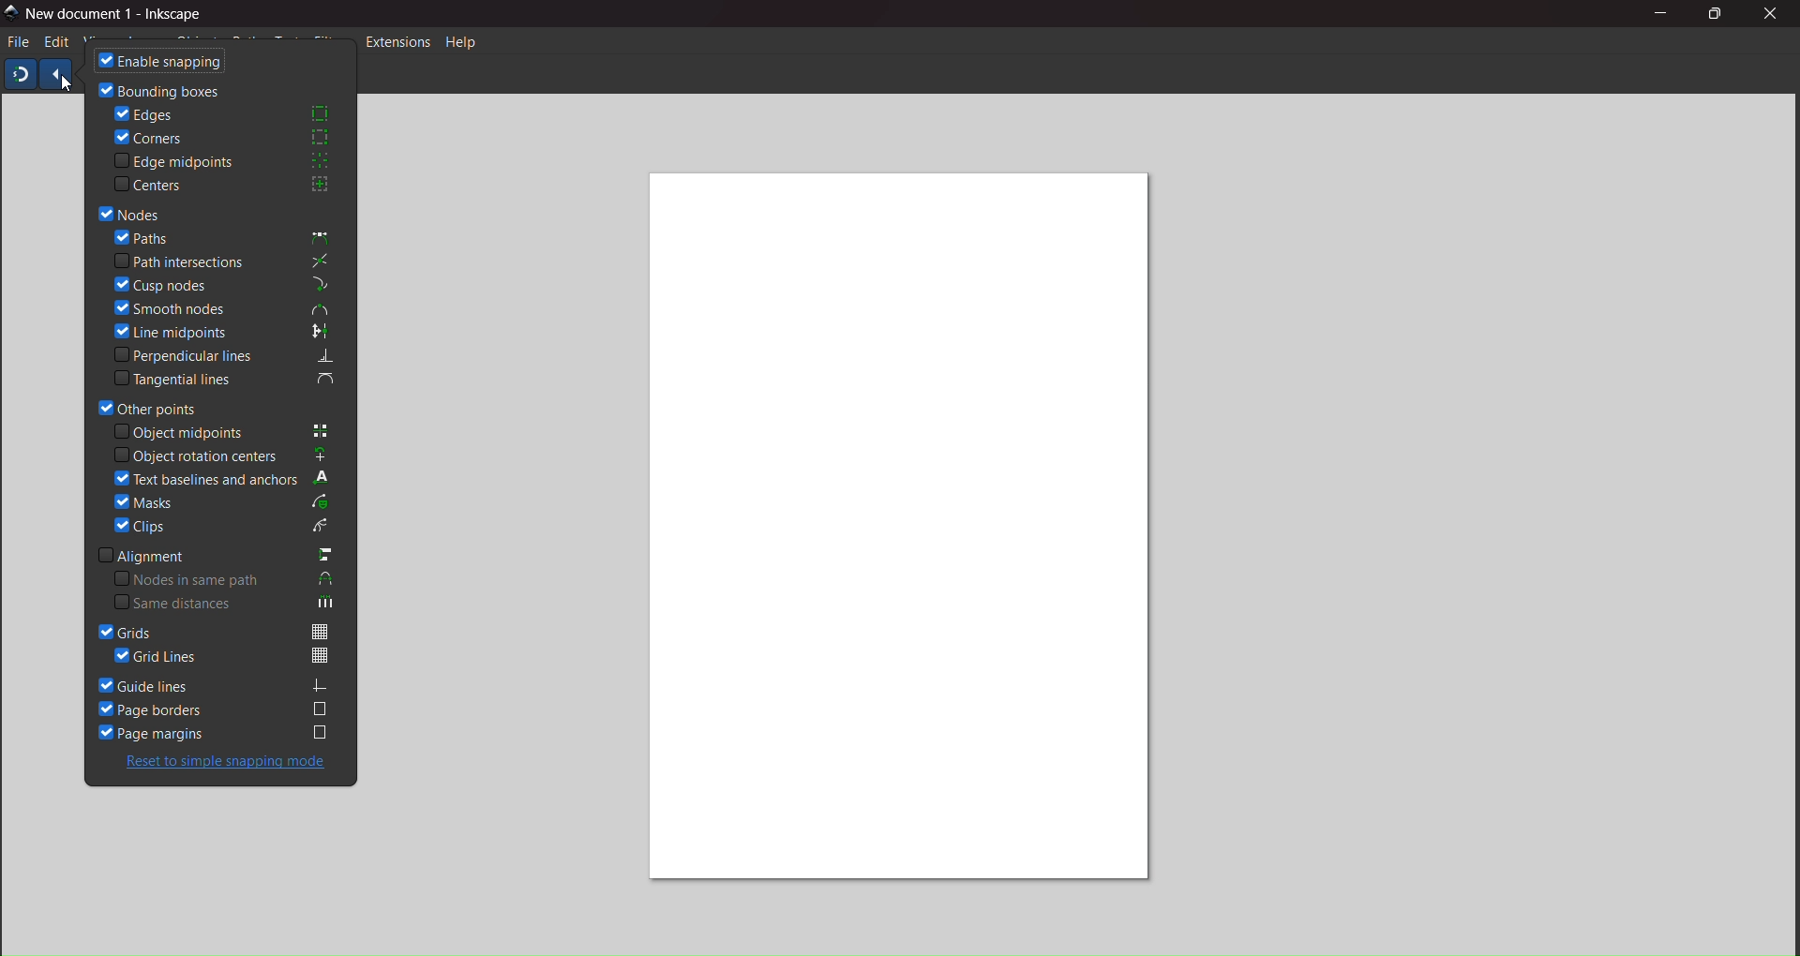  I want to click on grid lines, so click(225, 655).